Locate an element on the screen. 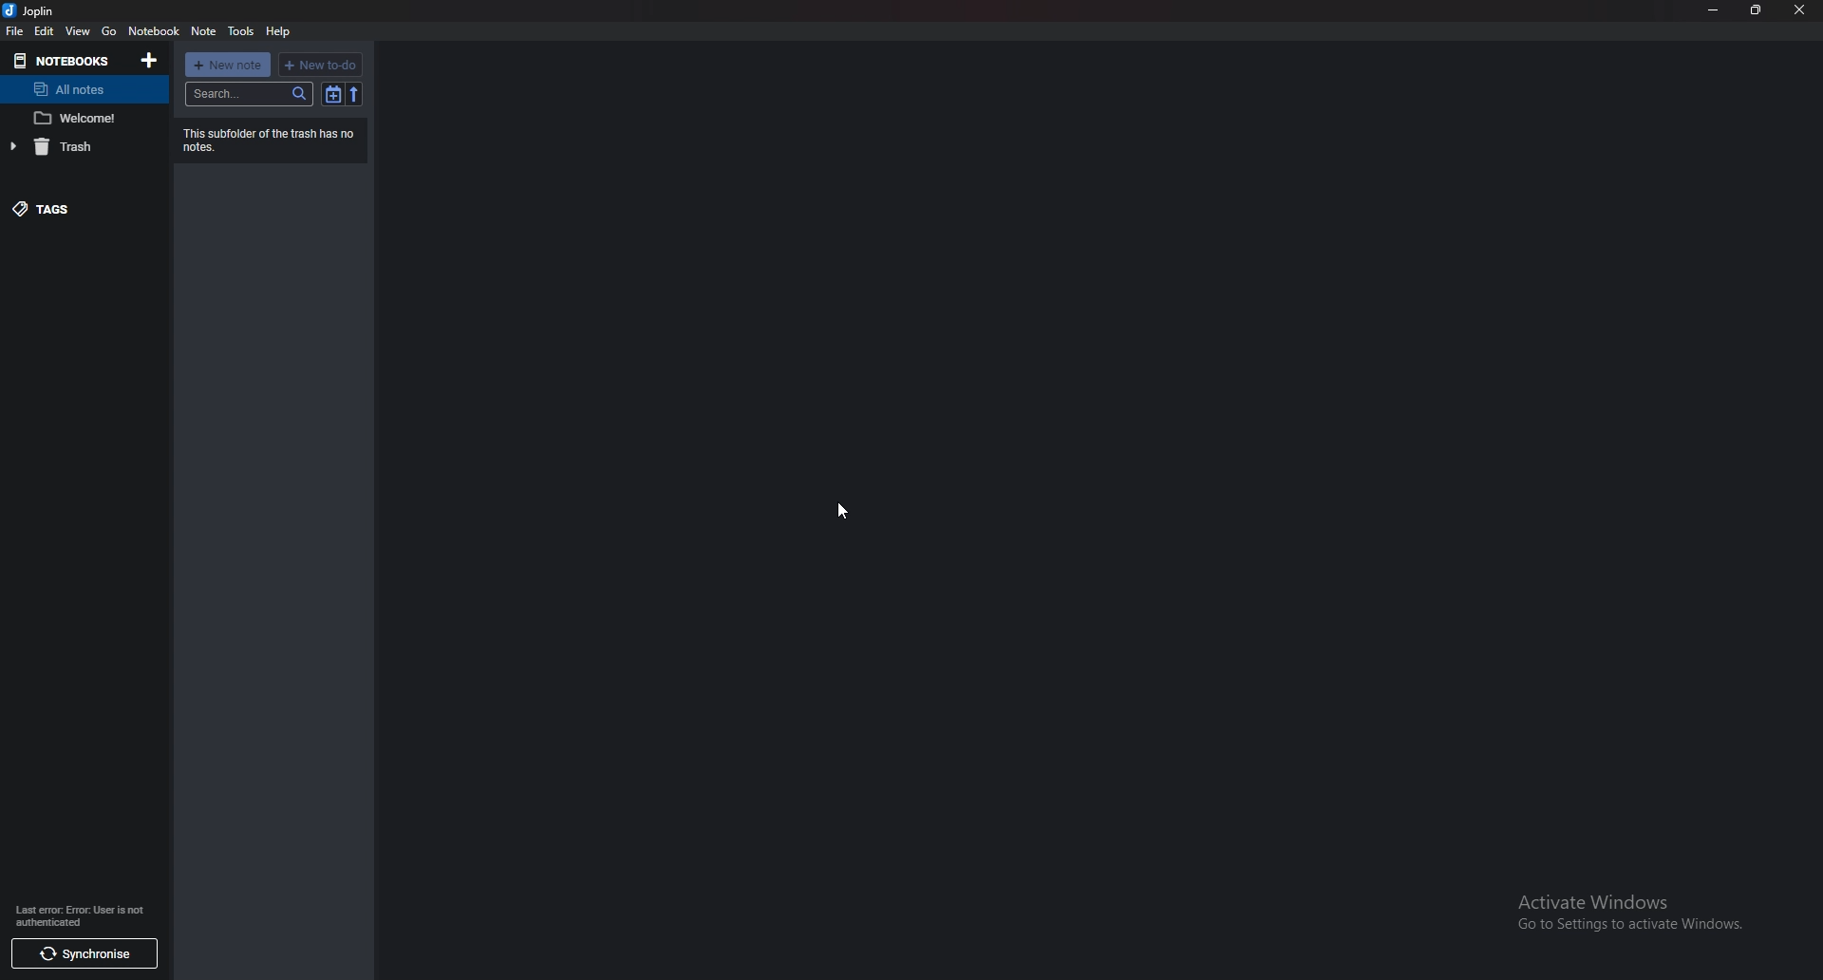 The image size is (1823, 980). go is located at coordinates (111, 31).